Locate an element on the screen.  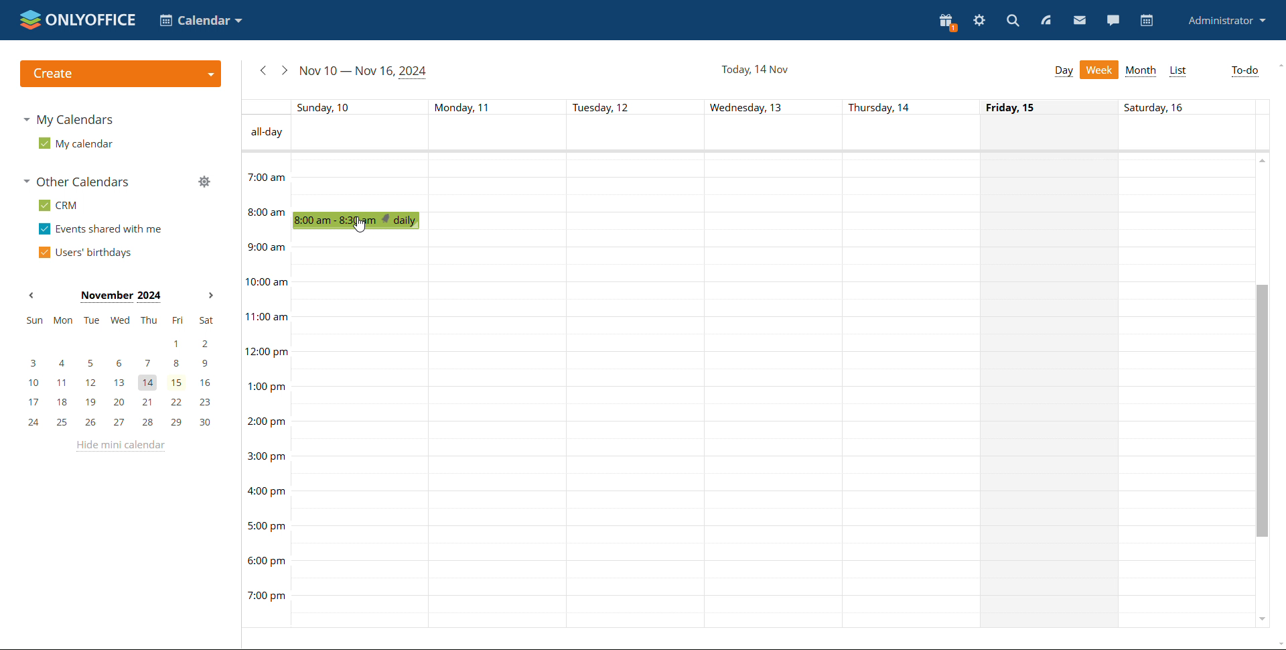
mail is located at coordinates (1080, 19).